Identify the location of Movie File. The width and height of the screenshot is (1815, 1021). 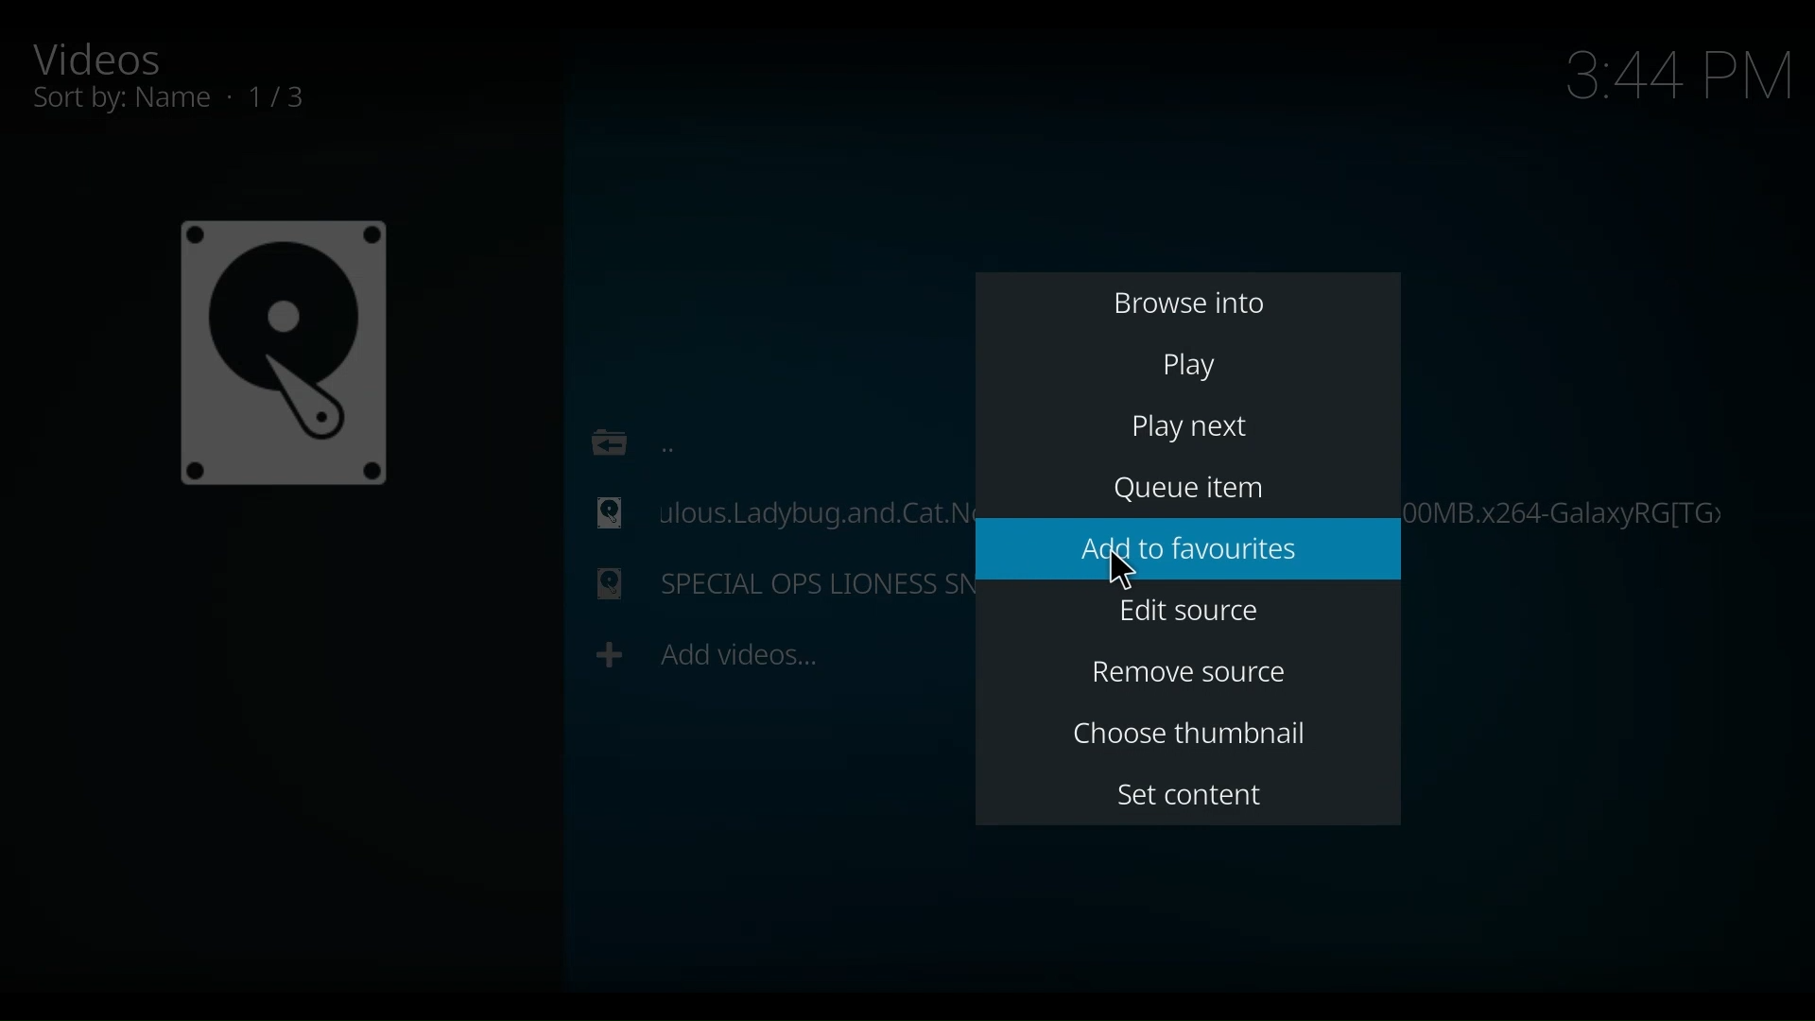
(768, 510).